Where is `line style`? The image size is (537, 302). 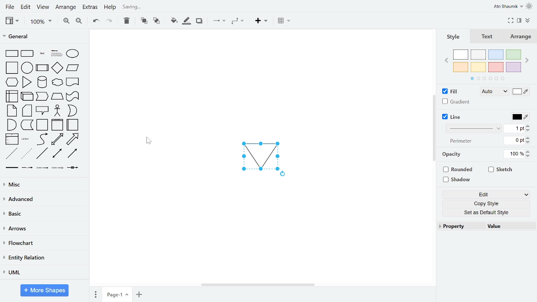 line style is located at coordinates (474, 129).